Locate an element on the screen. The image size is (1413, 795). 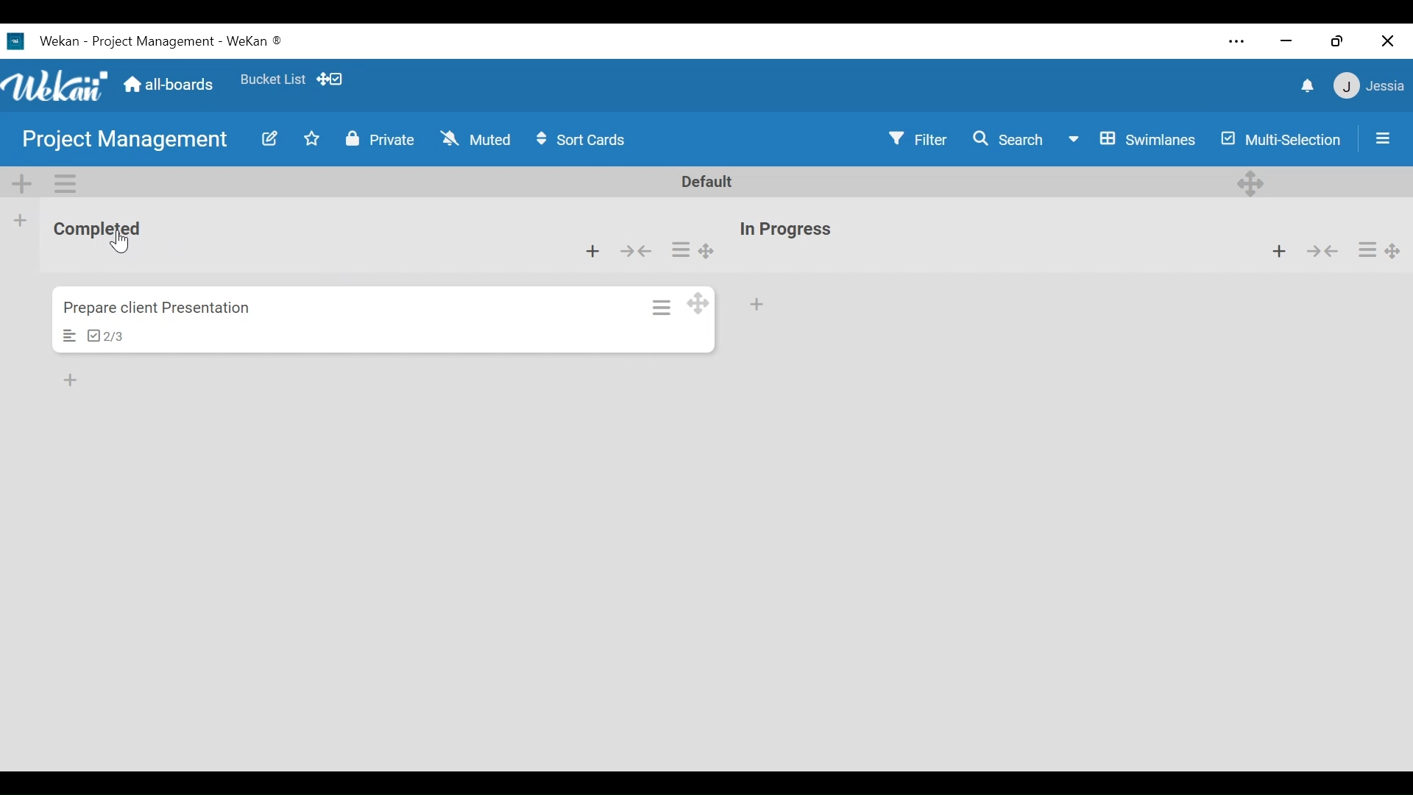
Description is located at coordinates (72, 336).